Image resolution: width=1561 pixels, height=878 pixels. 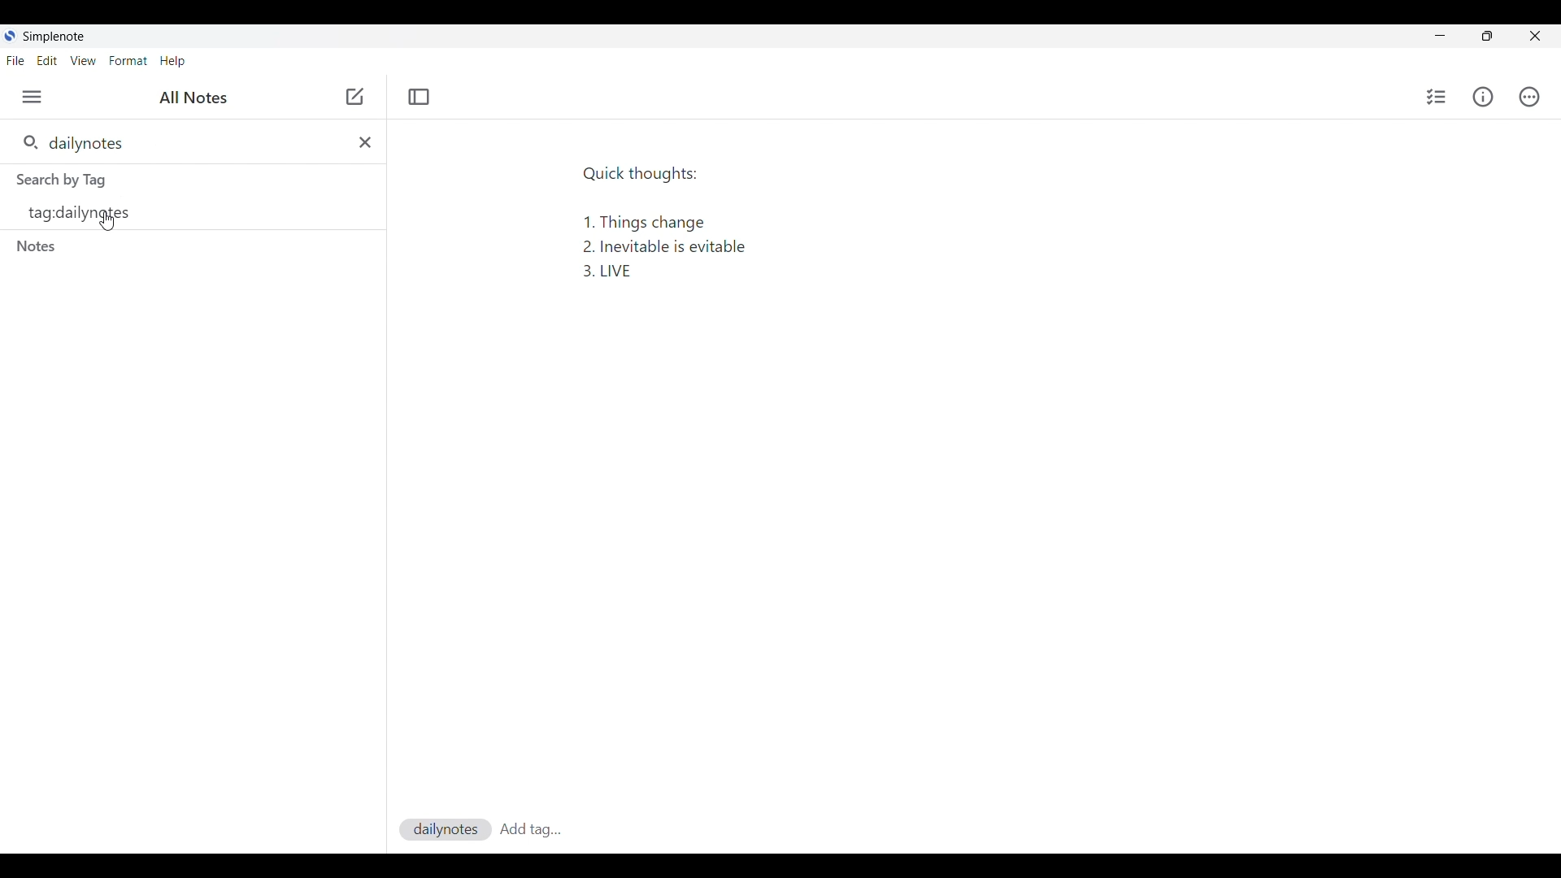 I want to click on Close , so click(x=1535, y=36).